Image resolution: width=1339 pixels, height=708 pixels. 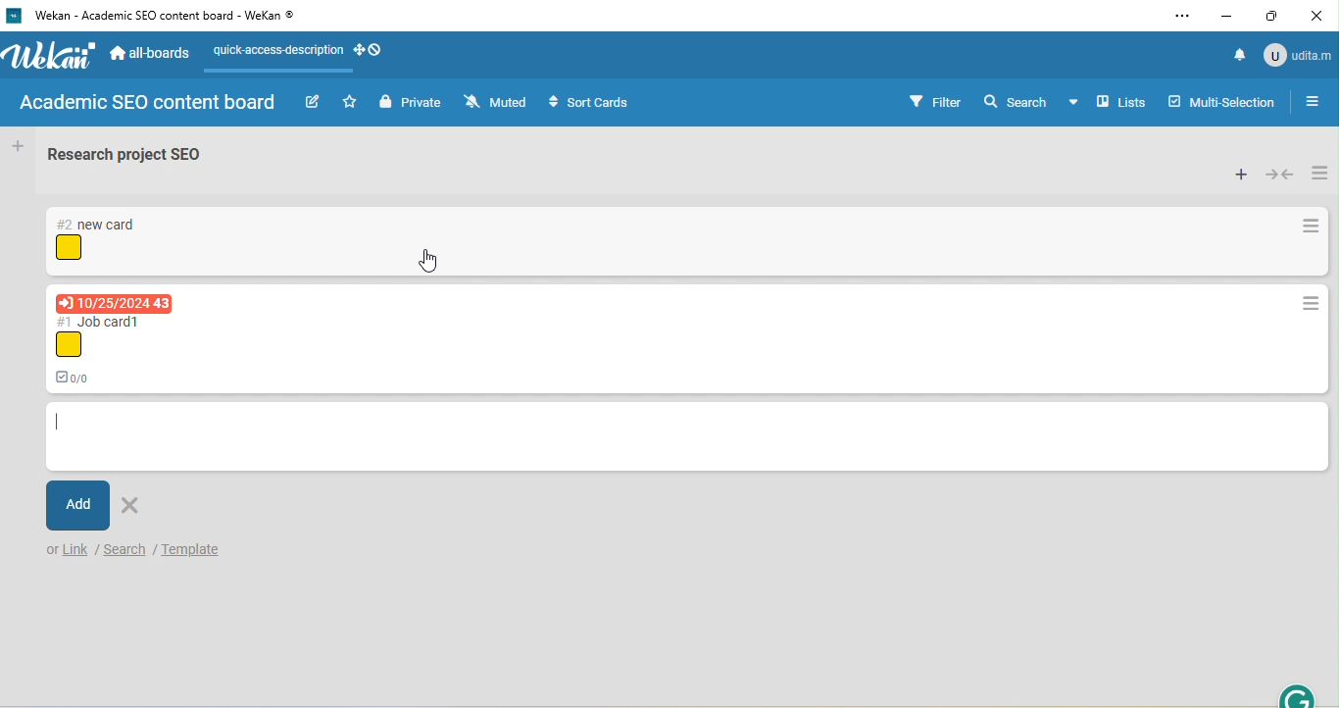 What do you see at coordinates (115, 304) in the screenshot?
I see `due date` at bounding box center [115, 304].